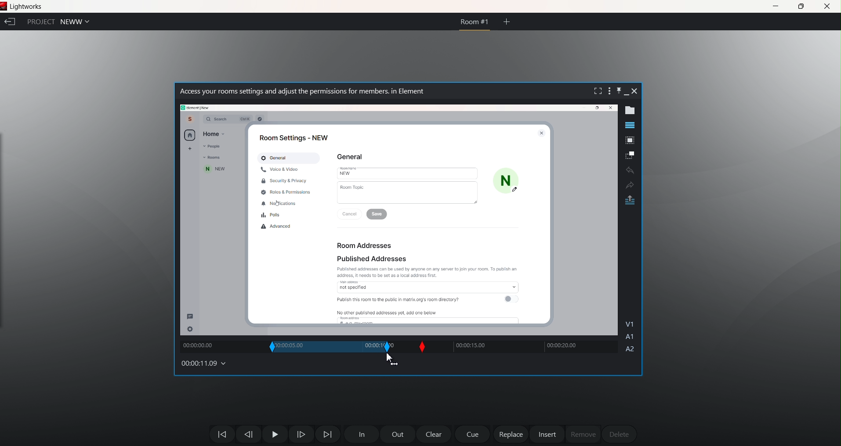 This screenshot has height=446, width=841. Describe the element at coordinates (58, 22) in the screenshot. I see `Project NEWW` at that location.